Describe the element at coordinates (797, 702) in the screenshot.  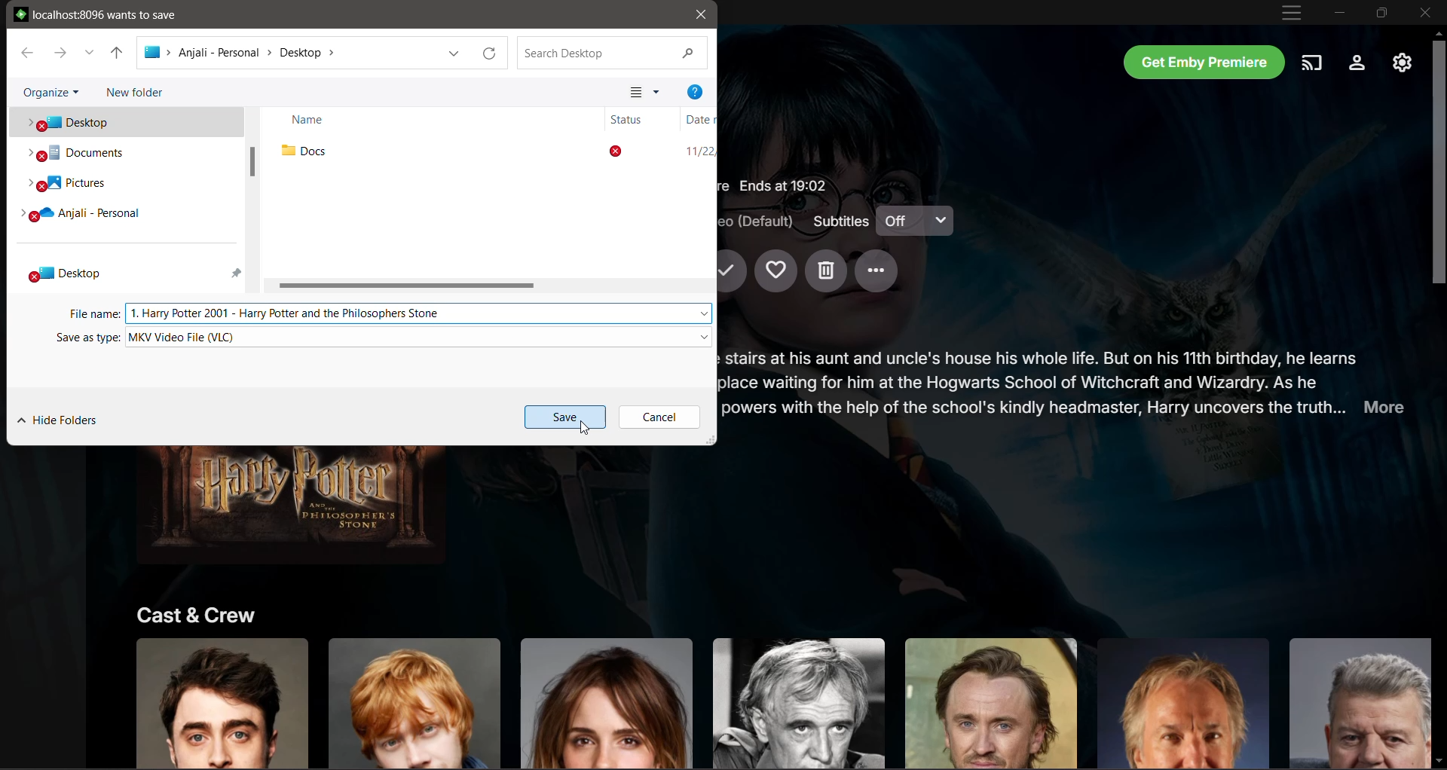
I see `Click to know more about actor` at that location.